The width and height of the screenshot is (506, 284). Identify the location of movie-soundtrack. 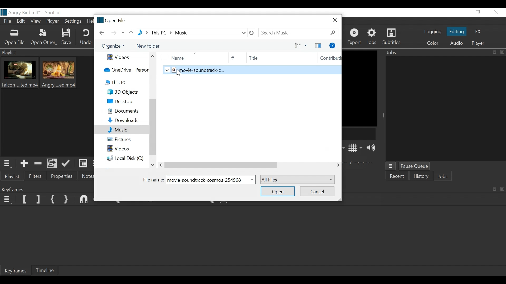
(210, 179).